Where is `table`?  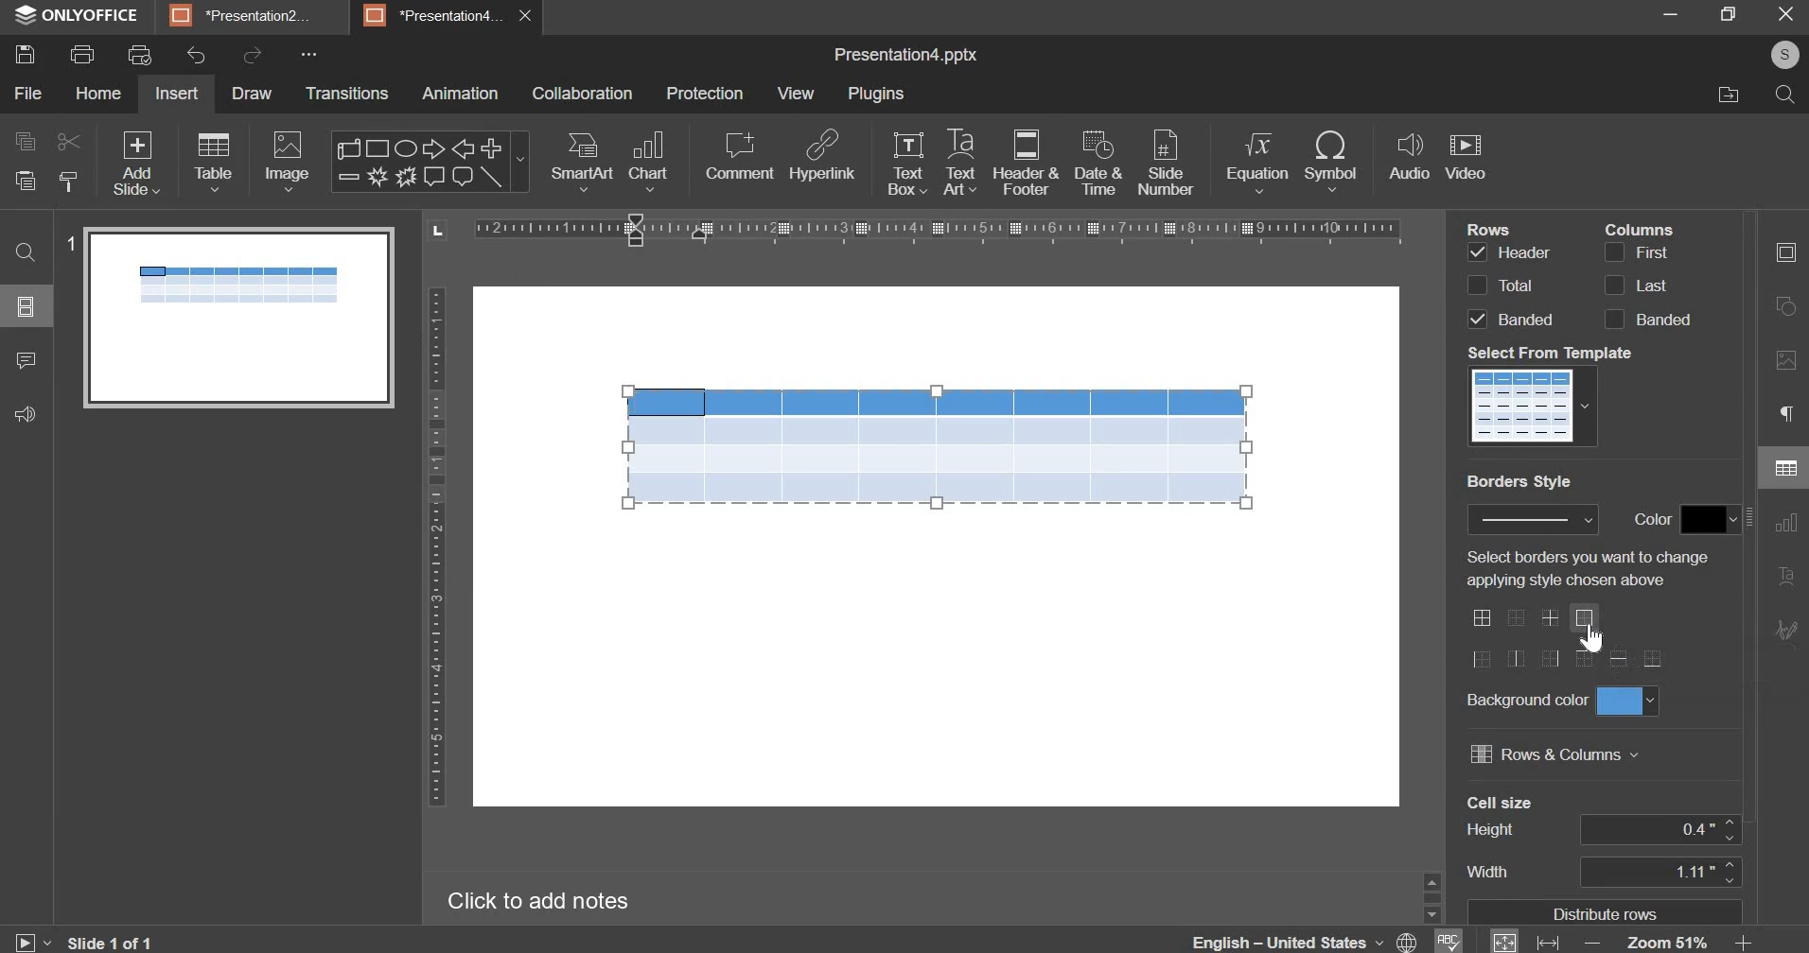 table is located at coordinates (940, 445).